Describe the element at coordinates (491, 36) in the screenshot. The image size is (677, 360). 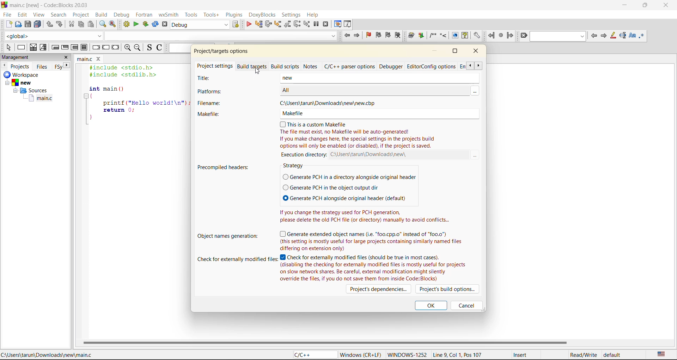
I see `jump back` at that location.